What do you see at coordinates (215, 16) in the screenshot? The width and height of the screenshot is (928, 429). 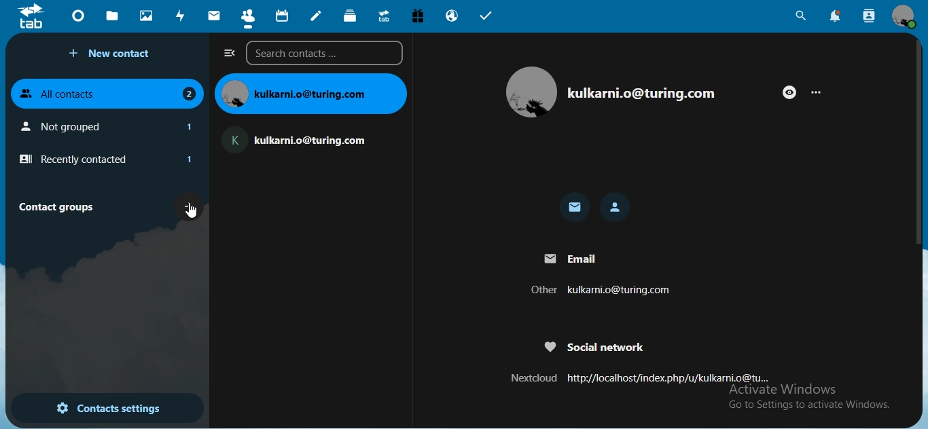 I see `mail` at bounding box center [215, 16].